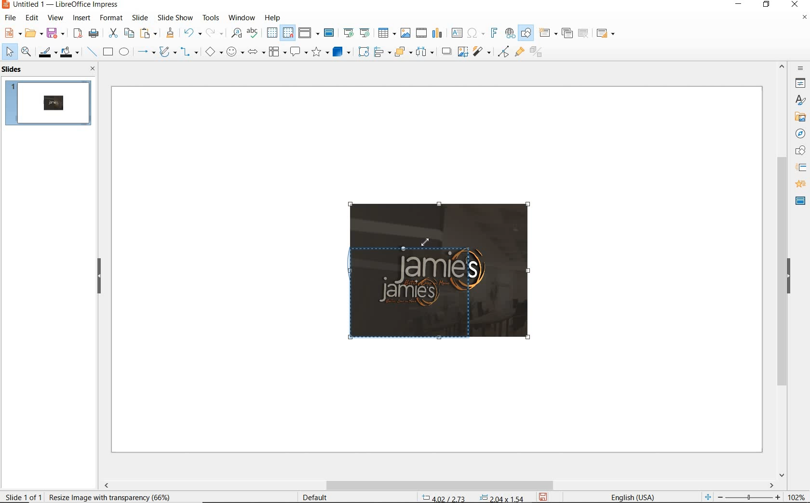 The width and height of the screenshot is (810, 503). What do you see at coordinates (297, 53) in the screenshot?
I see `callout shapes` at bounding box center [297, 53].